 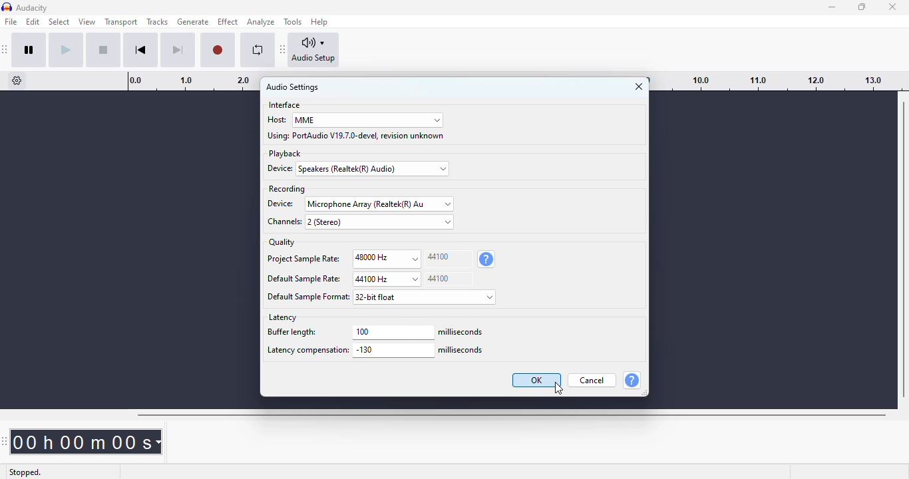 What do you see at coordinates (286, 189) in the screenshot?
I see `recording` at bounding box center [286, 189].